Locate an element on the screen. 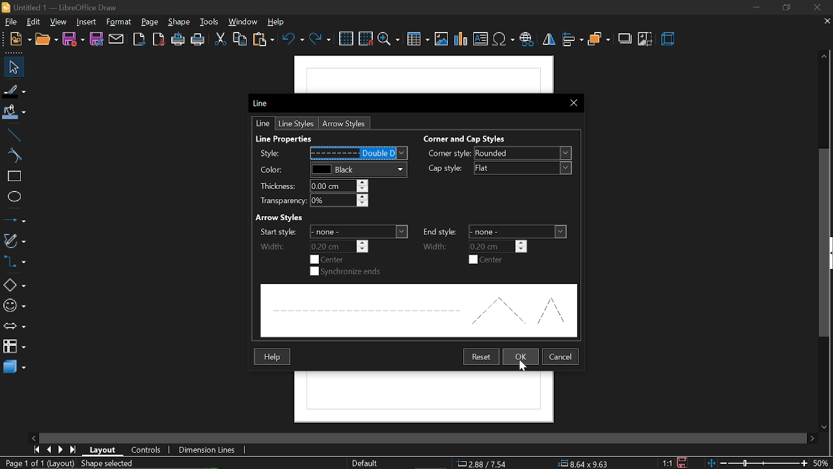  view is located at coordinates (57, 22).